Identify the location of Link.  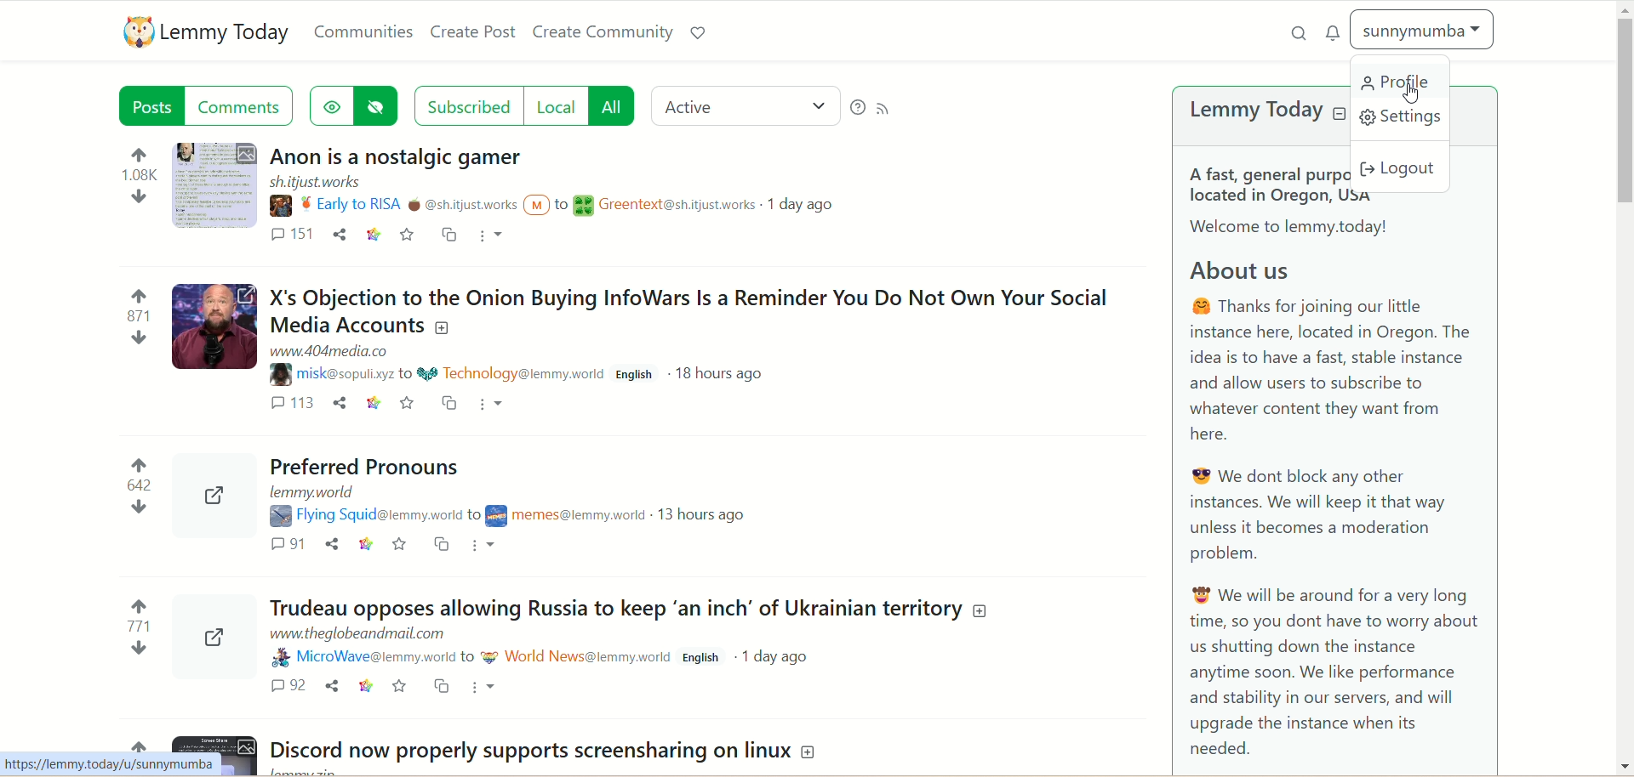
(369, 546).